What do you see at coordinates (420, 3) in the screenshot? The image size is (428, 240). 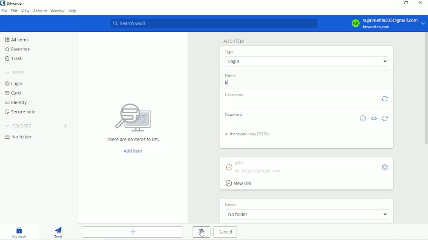 I see `Close` at bounding box center [420, 3].